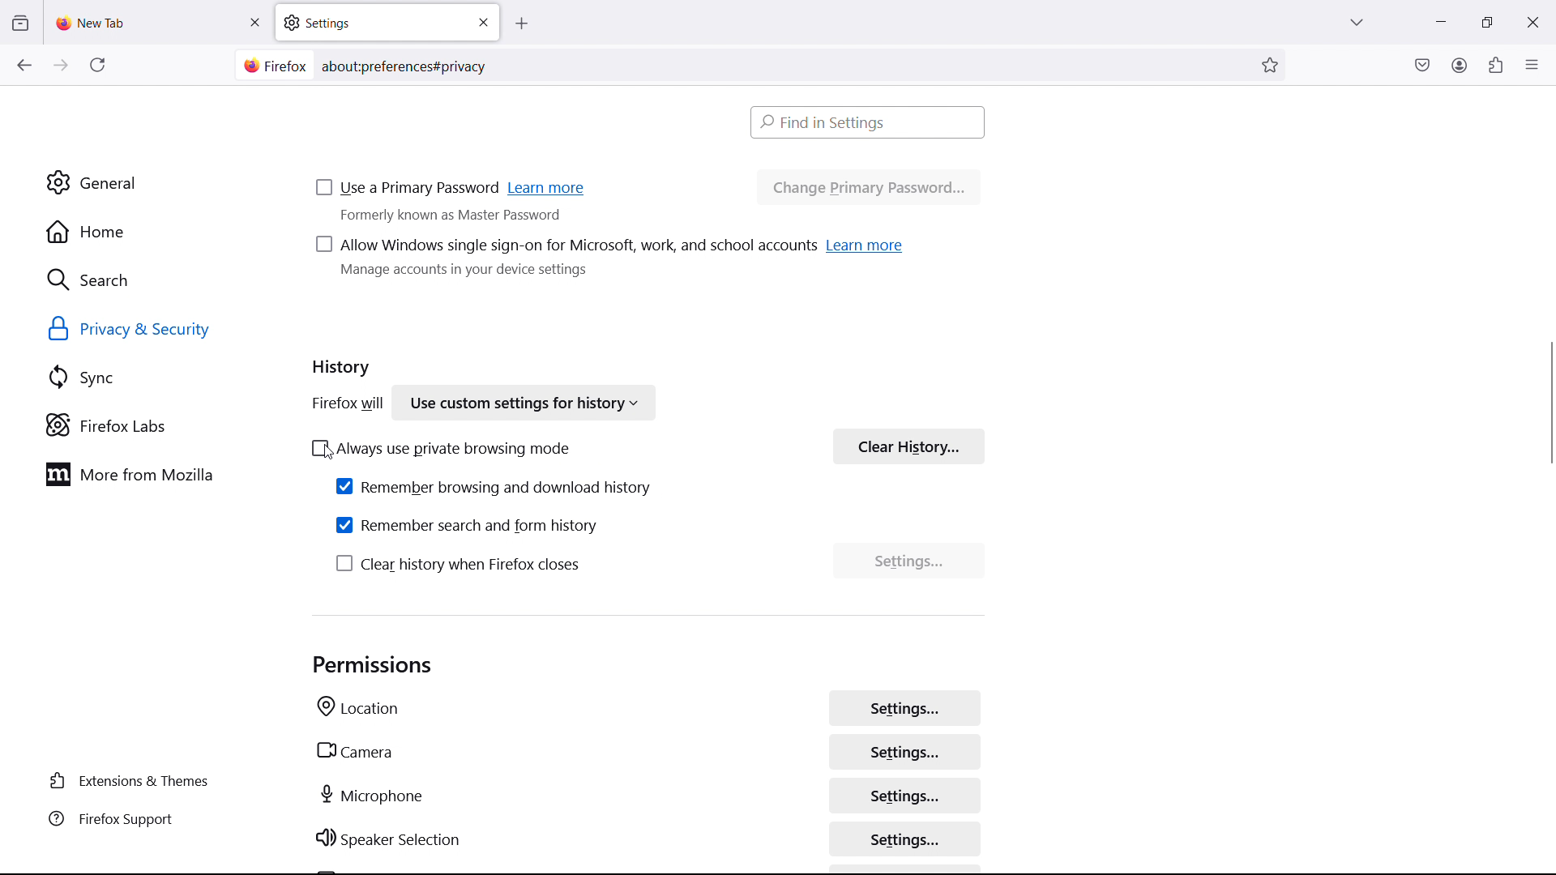 The height and width of the screenshot is (875, 1556). I want to click on speaker selection permission settings, so click(907, 839).